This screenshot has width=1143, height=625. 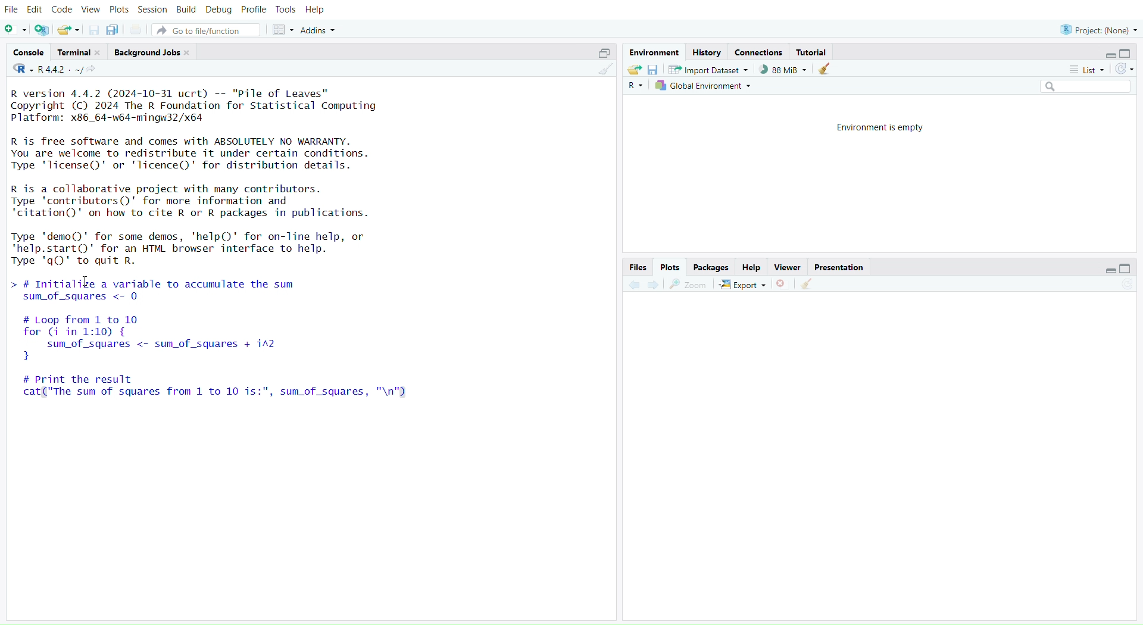 I want to click on terminal, so click(x=79, y=51).